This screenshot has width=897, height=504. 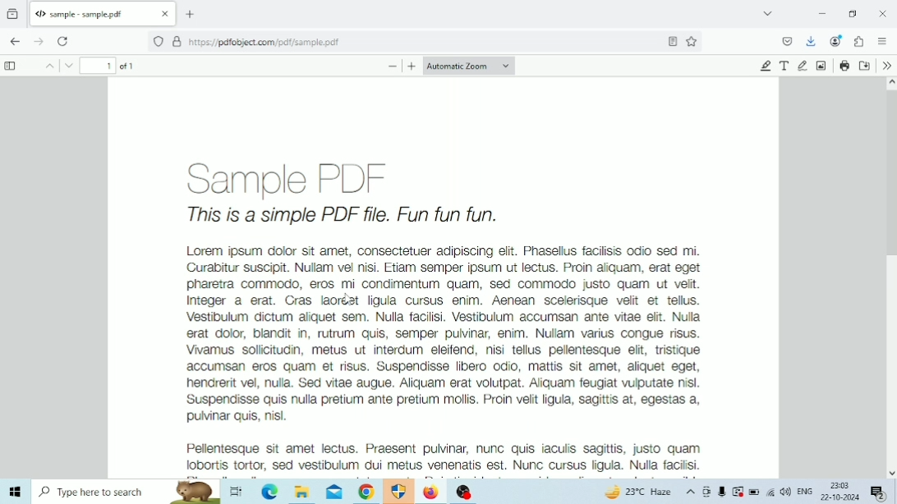 What do you see at coordinates (131, 66) in the screenshot?
I see `Total page number` at bounding box center [131, 66].